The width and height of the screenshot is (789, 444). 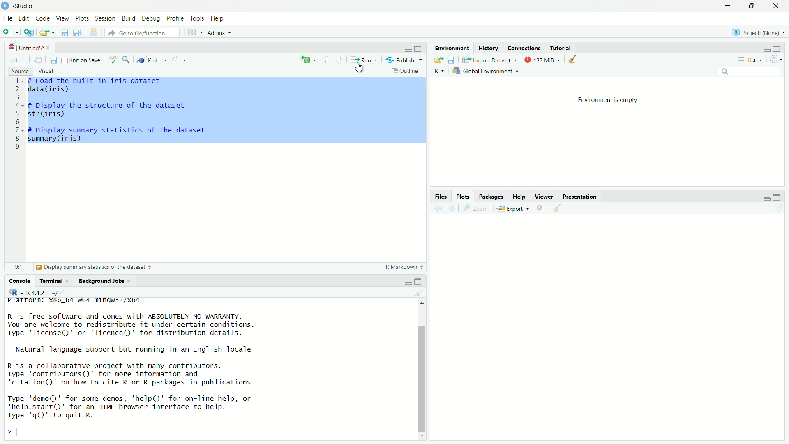 I want to click on 814, so click(x=19, y=267).